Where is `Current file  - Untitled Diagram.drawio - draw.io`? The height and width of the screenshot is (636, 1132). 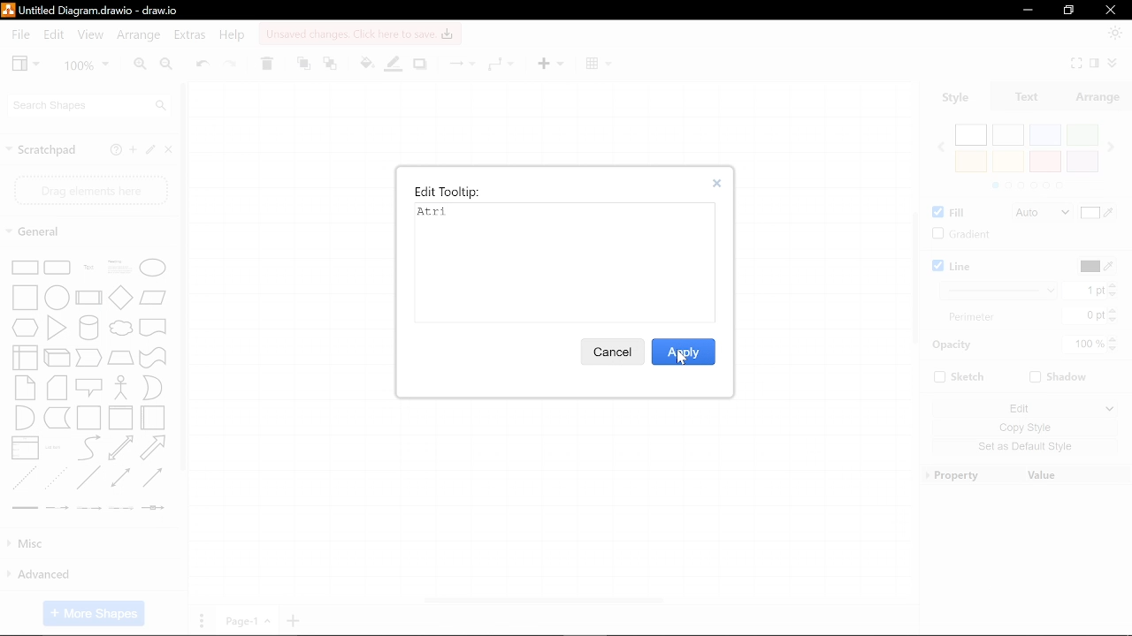 Current file  - Untitled Diagram.drawio - draw.io is located at coordinates (96, 10).